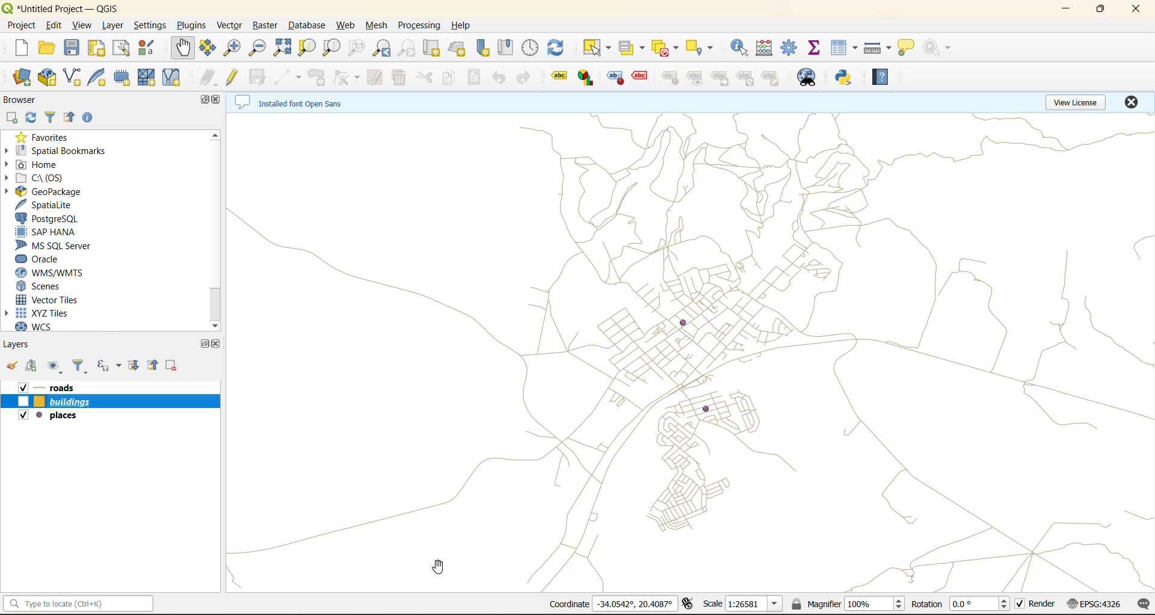 This screenshot has width=1155, height=615. Describe the element at coordinates (70, 118) in the screenshot. I see `collapse all` at that location.